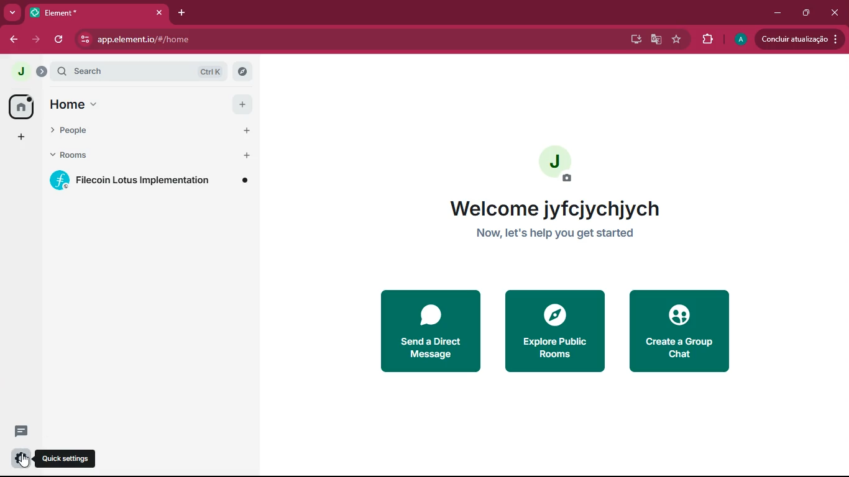 The width and height of the screenshot is (849, 477). What do you see at coordinates (186, 12) in the screenshot?
I see `add tab` at bounding box center [186, 12].